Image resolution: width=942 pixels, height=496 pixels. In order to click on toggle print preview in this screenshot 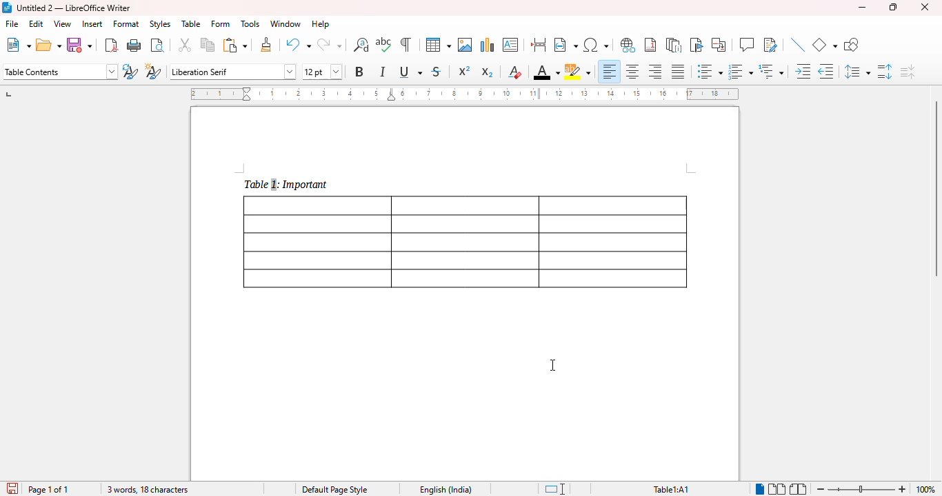, I will do `click(158, 45)`.